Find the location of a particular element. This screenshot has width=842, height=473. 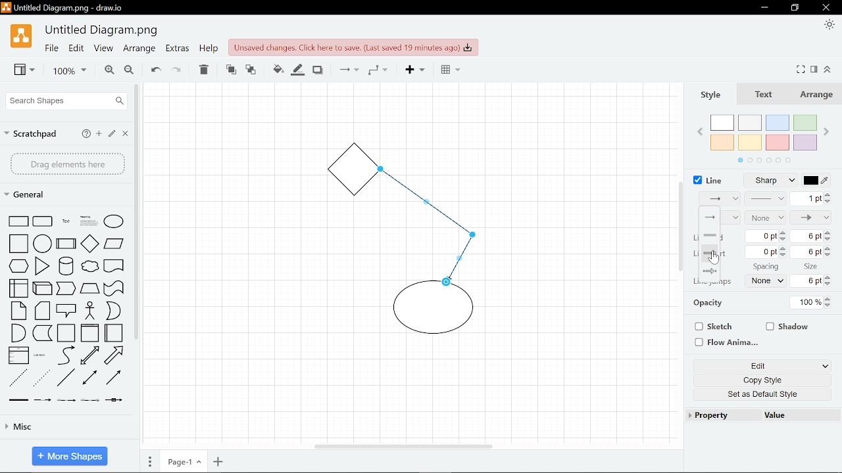

shape is located at coordinates (116, 379).